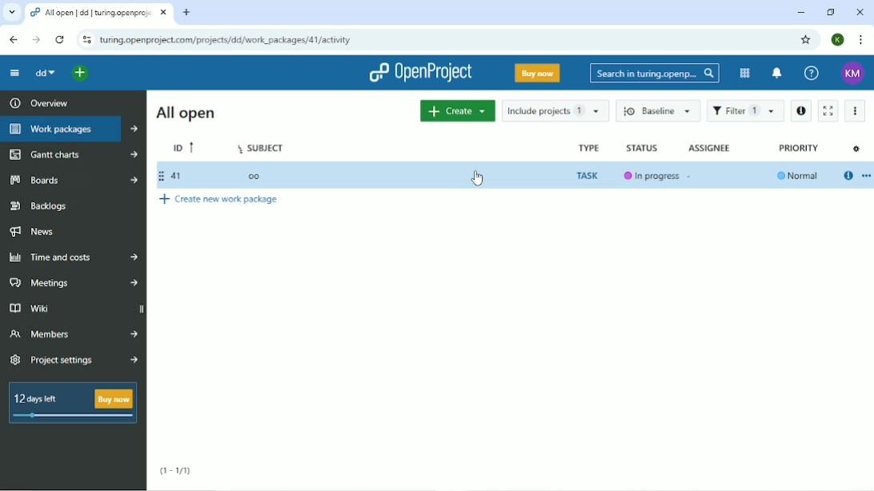 Image resolution: width=874 pixels, height=491 pixels. What do you see at coordinates (651, 176) in the screenshot?
I see `In progress` at bounding box center [651, 176].